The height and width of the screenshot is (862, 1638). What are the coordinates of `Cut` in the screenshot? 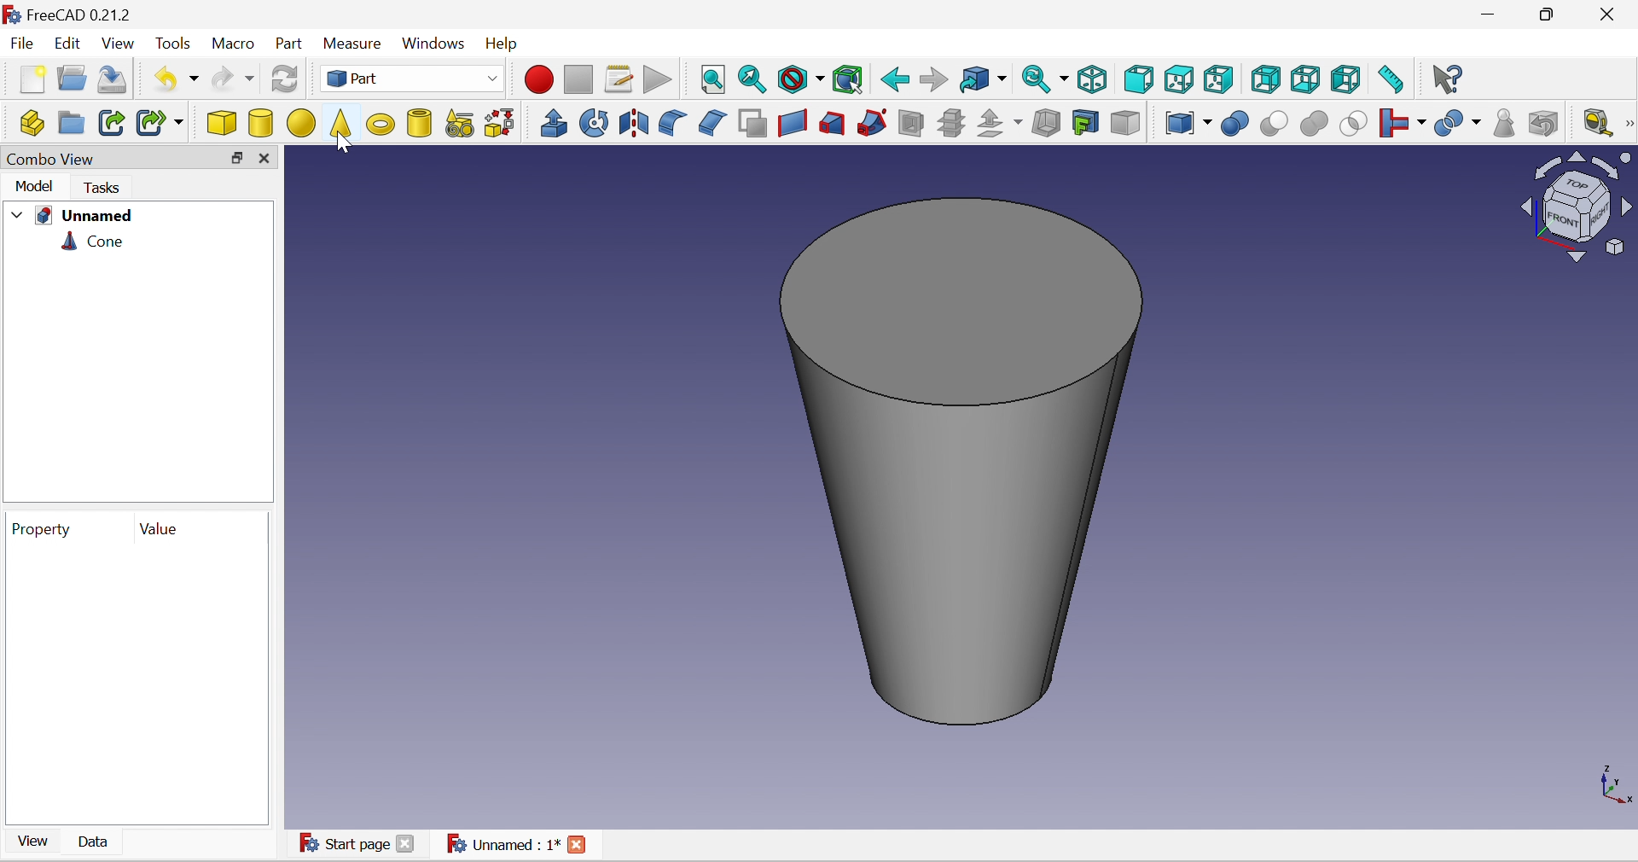 It's located at (1274, 125).